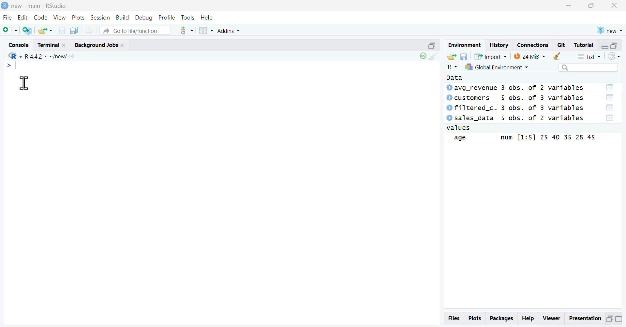  Describe the element at coordinates (452, 57) in the screenshot. I see `load workspace` at that location.